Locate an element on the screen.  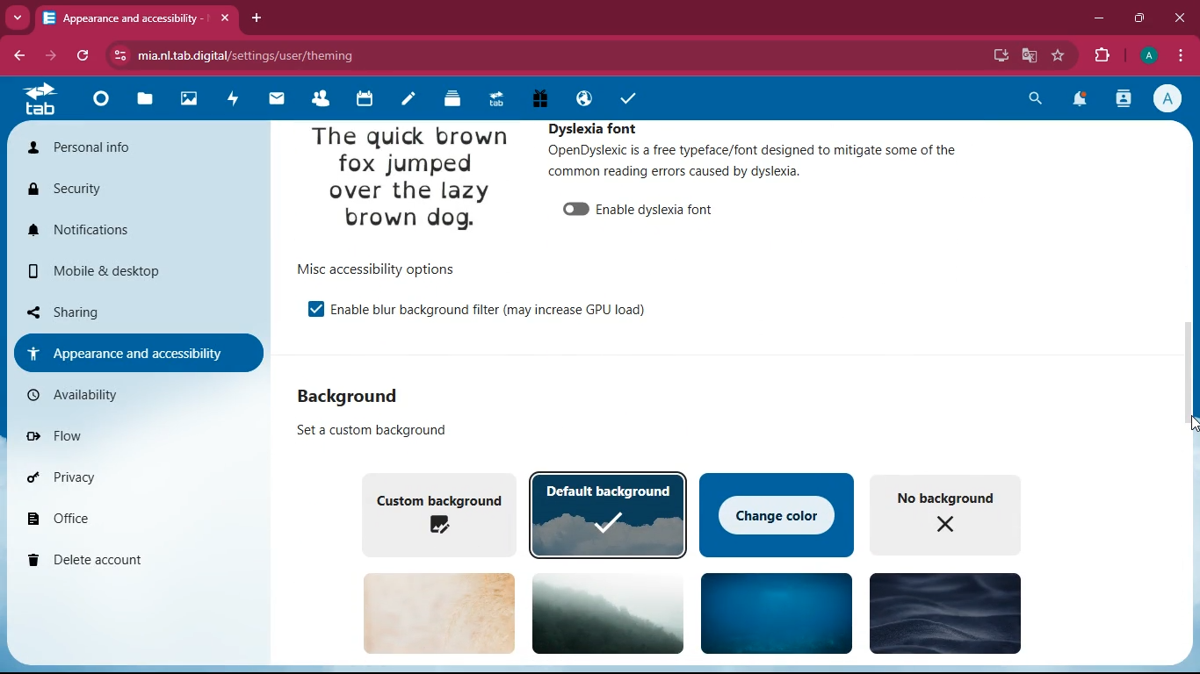
tab is located at coordinates (495, 99).